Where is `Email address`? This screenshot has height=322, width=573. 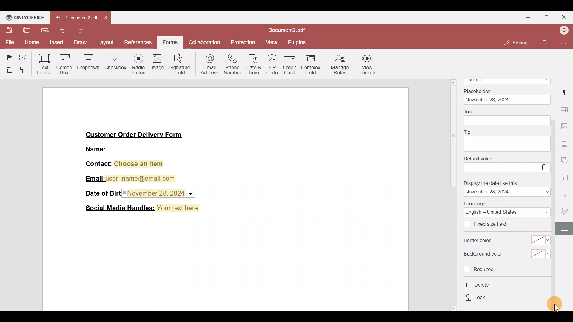
Email address is located at coordinates (209, 64).